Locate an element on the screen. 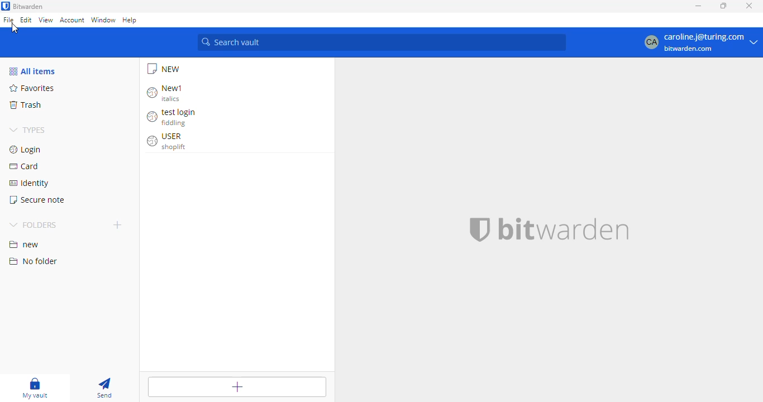  new is located at coordinates (23, 245).